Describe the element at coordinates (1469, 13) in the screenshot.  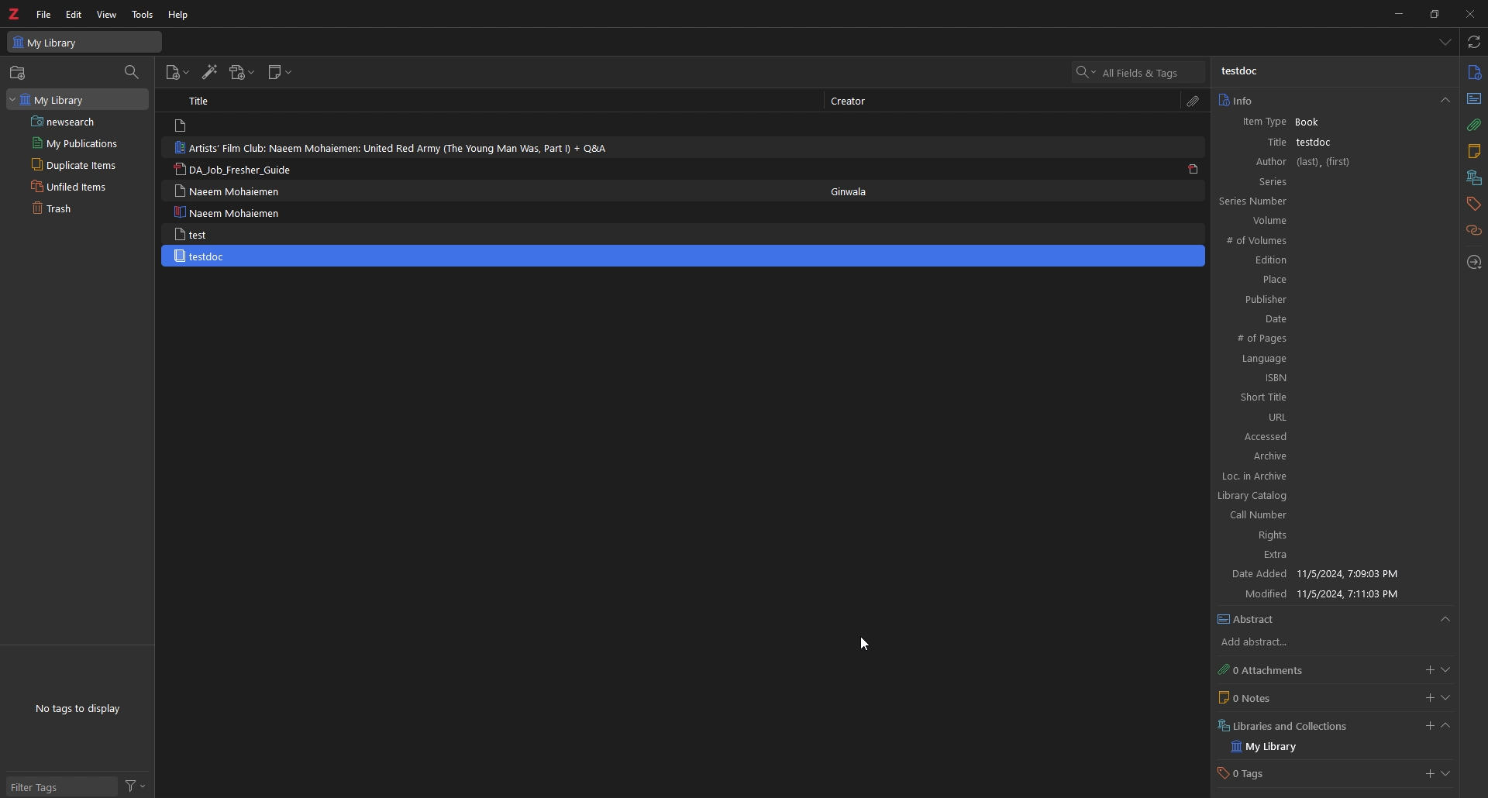
I see `close` at that location.